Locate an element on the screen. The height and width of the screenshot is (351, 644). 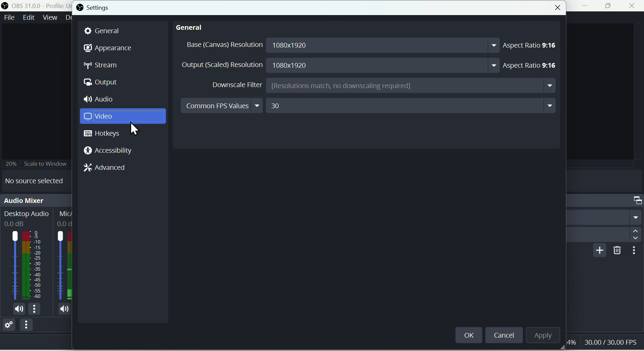
Edit is located at coordinates (29, 17).